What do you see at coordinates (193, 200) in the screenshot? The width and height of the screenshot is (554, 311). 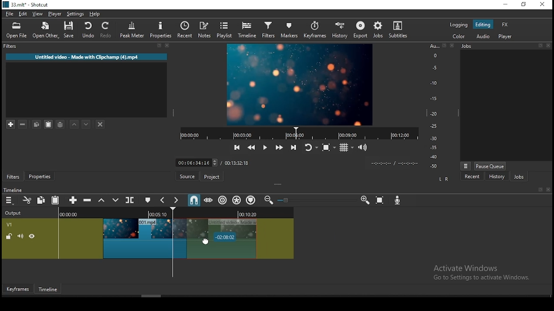 I see `snap` at bounding box center [193, 200].